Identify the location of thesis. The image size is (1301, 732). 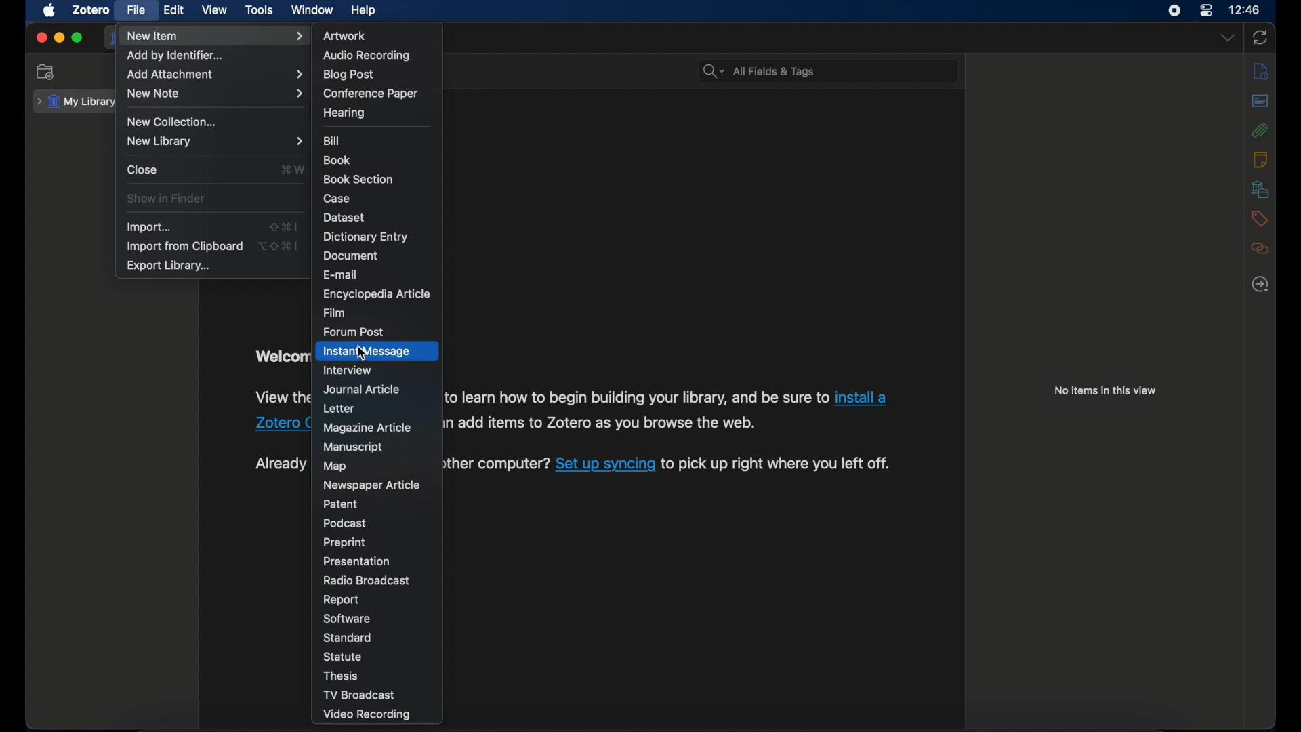
(341, 676).